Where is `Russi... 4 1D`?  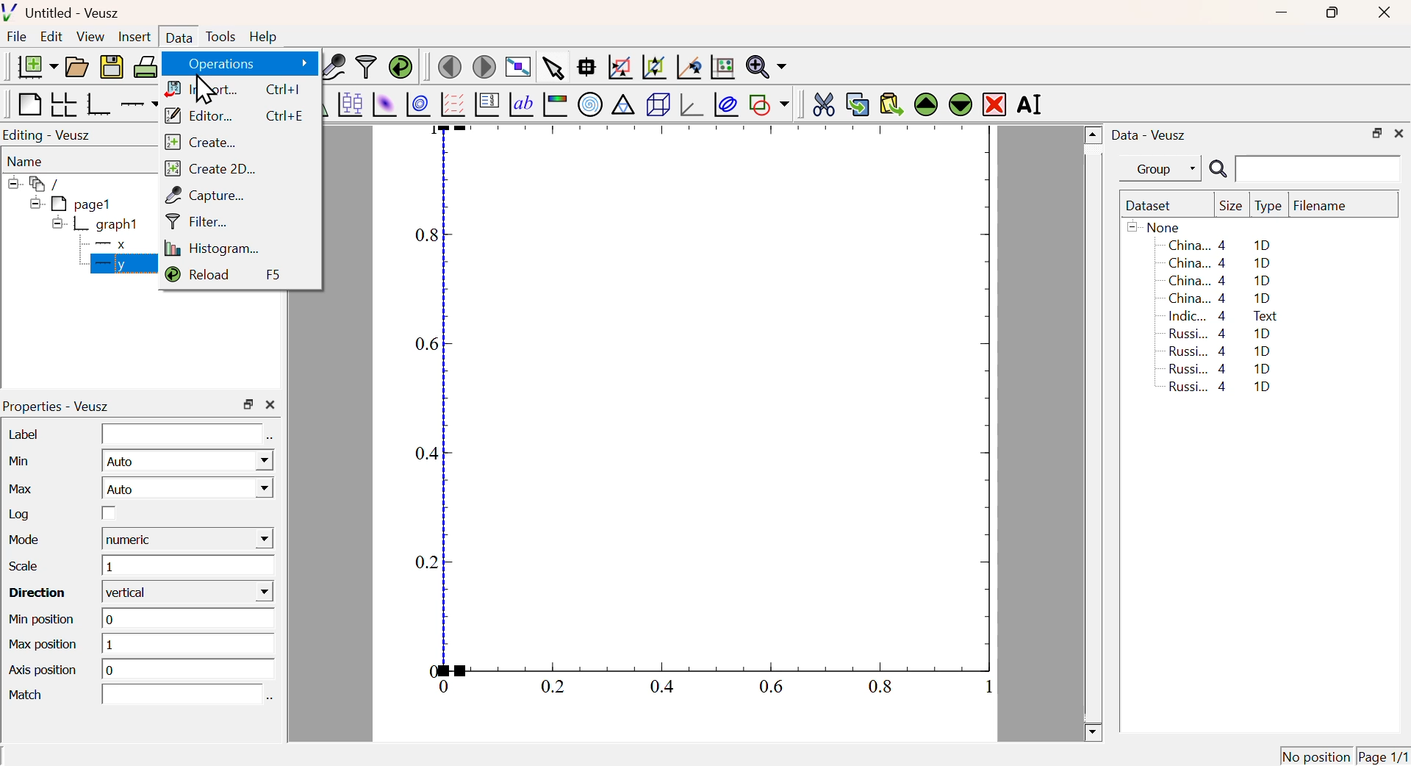 Russi... 4 1D is located at coordinates (1220, 351).